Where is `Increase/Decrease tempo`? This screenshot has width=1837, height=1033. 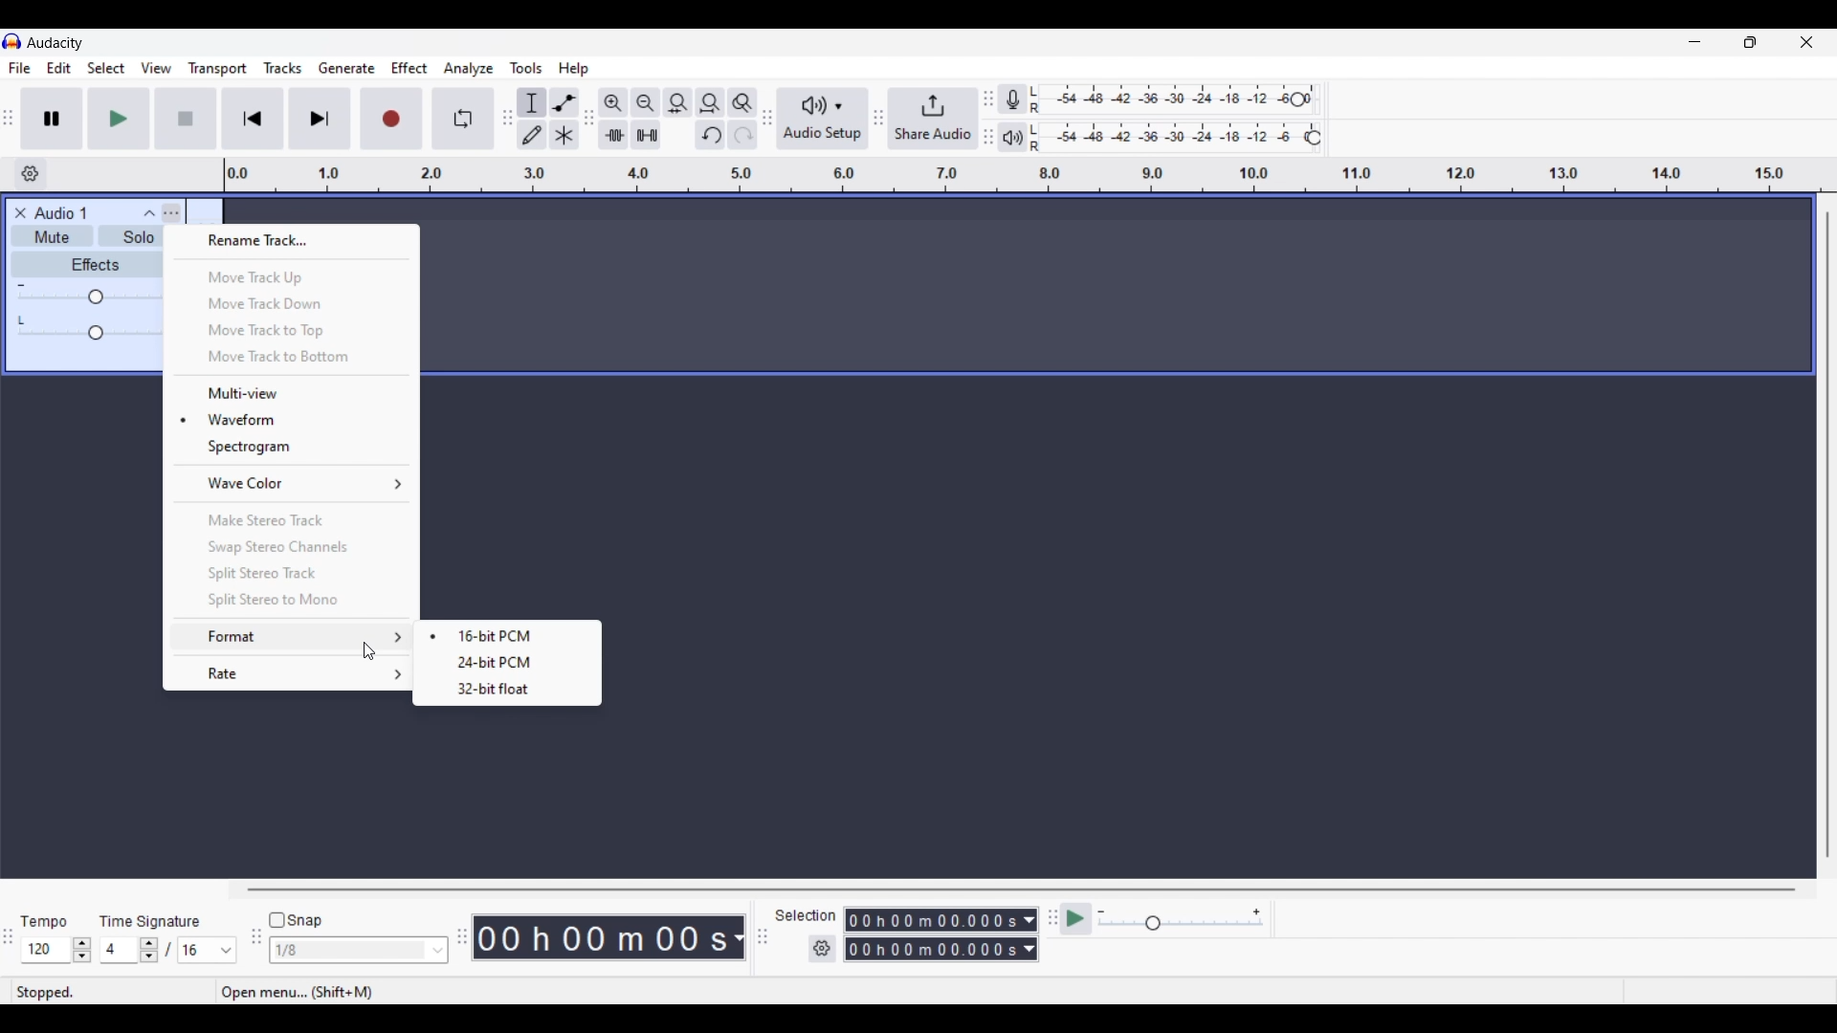 Increase/Decrease tempo is located at coordinates (82, 950).